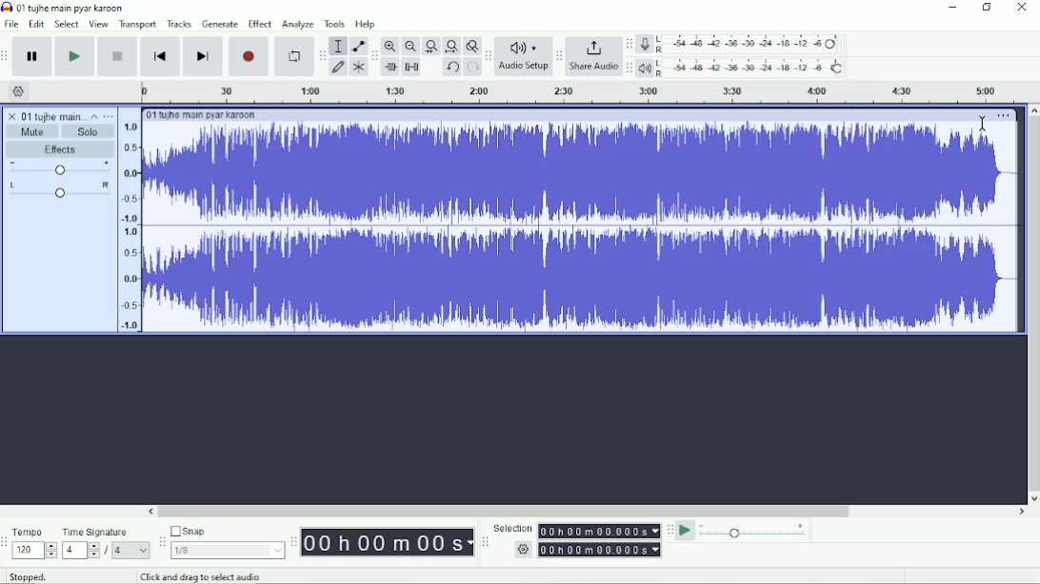 The image size is (1040, 584). Describe the element at coordinates (358, 67) in the screenshot. I see `Multi-tool` at that location.